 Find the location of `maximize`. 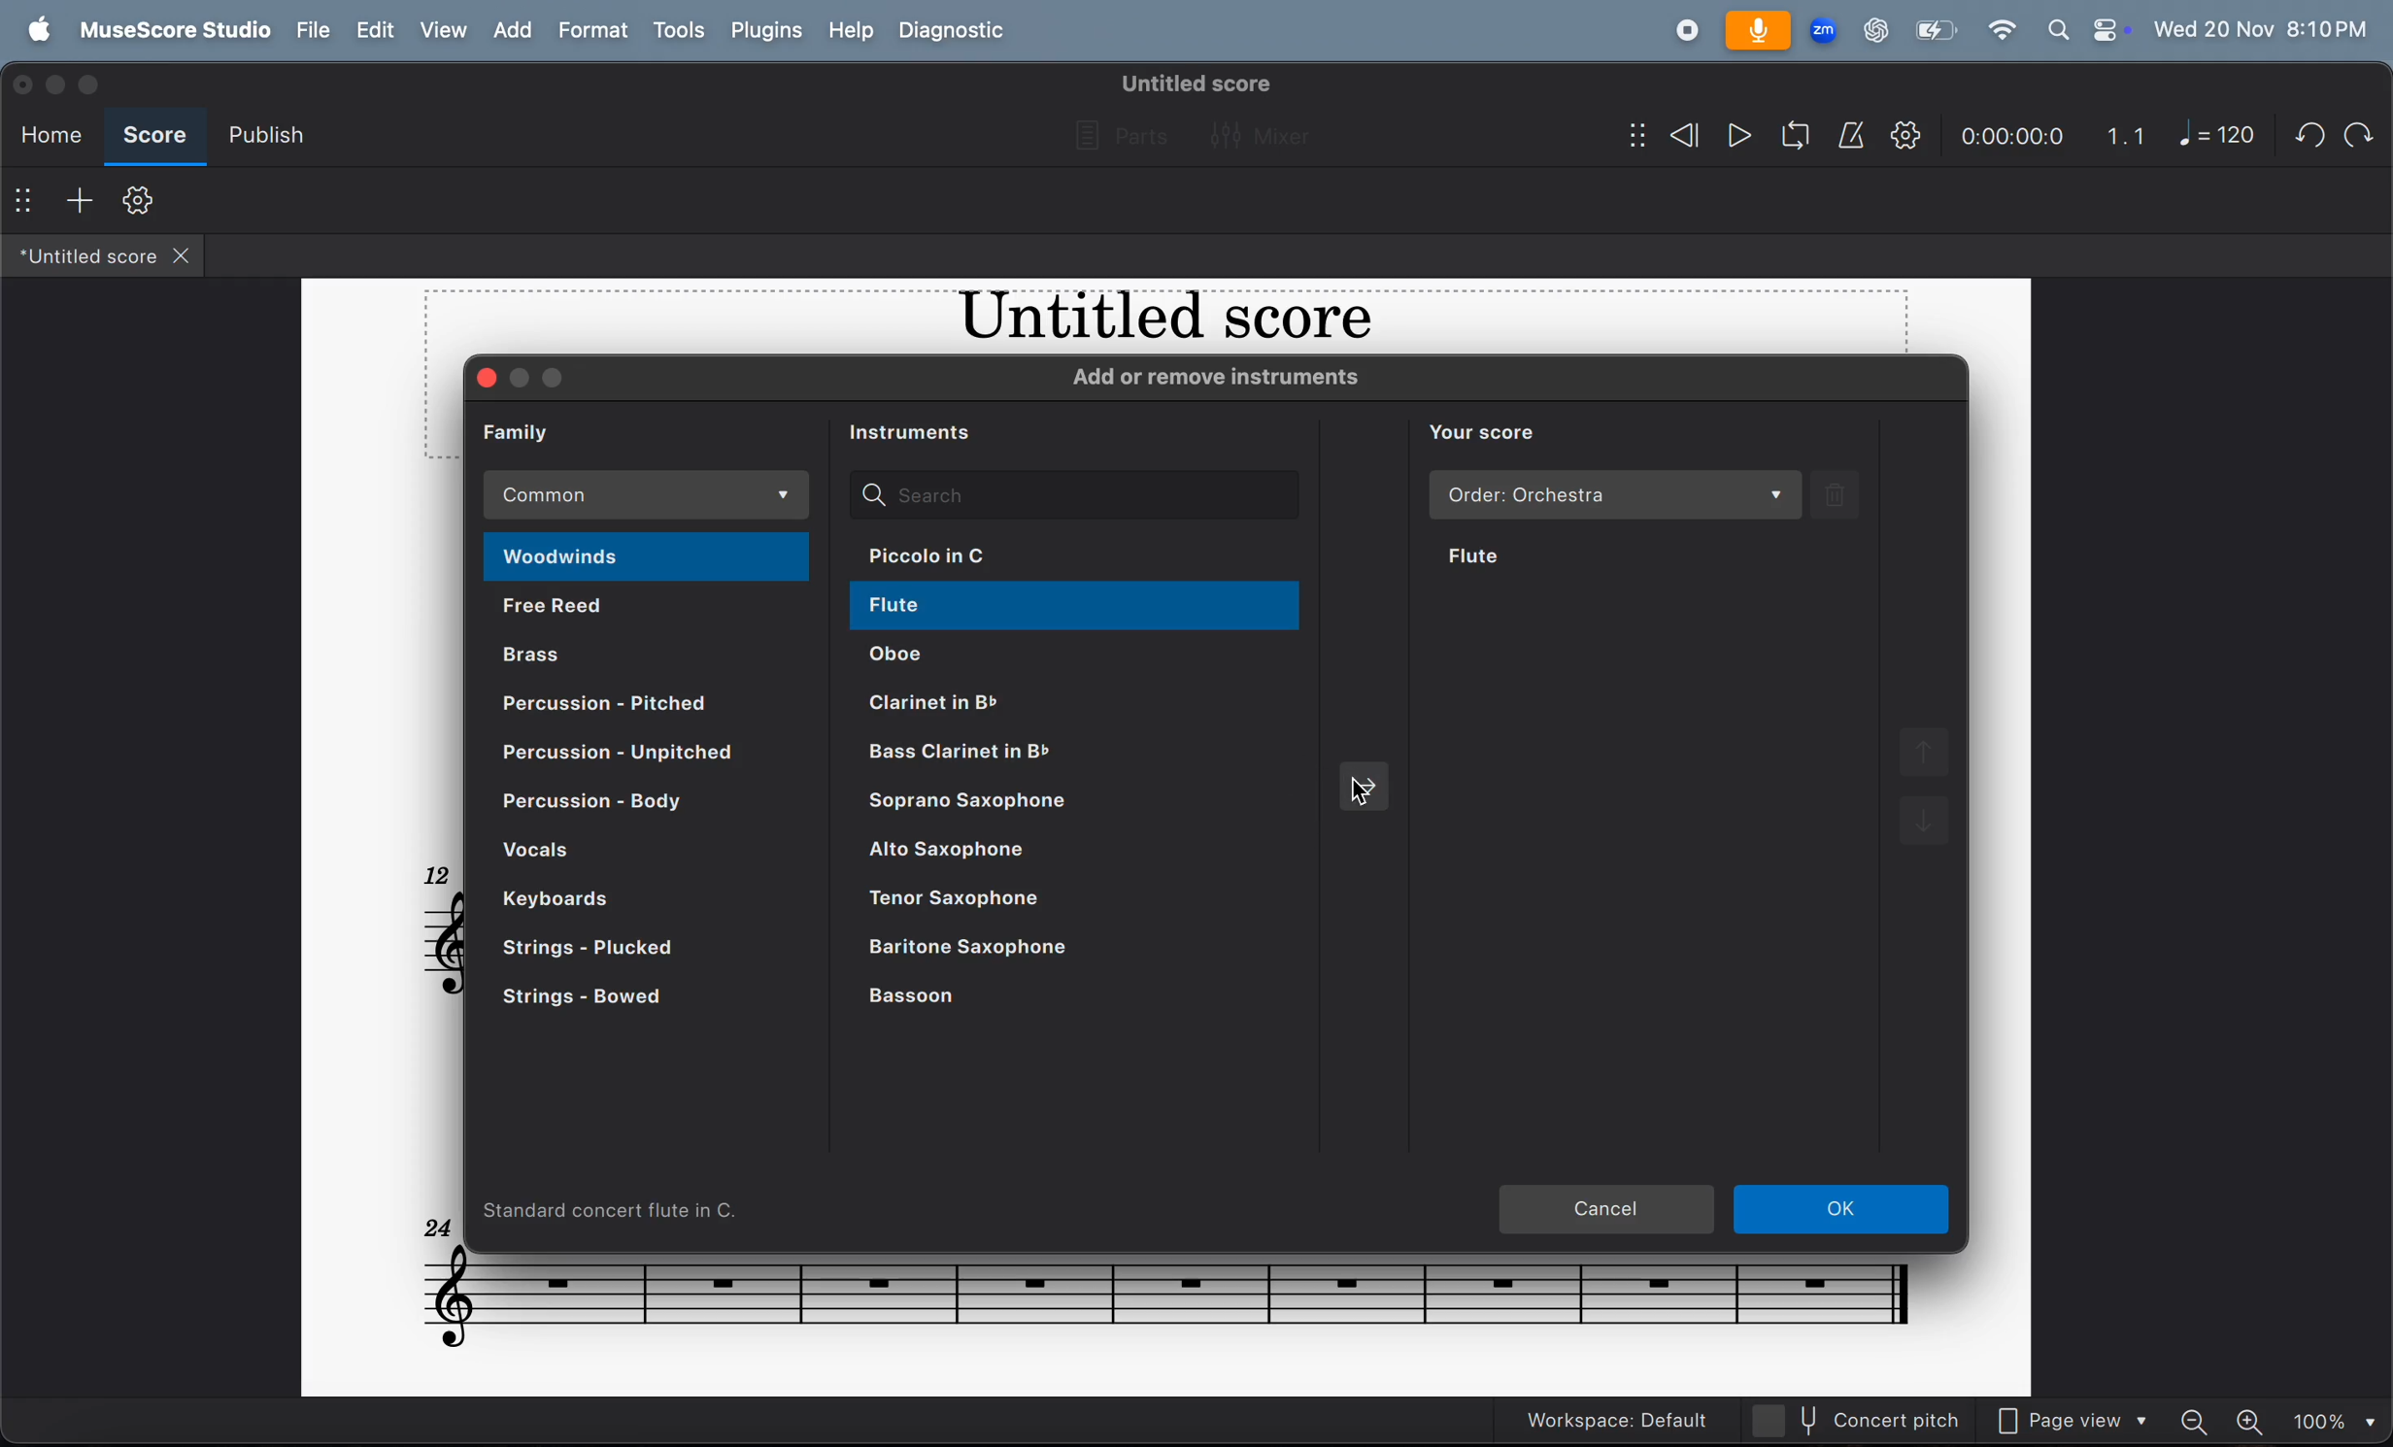

maximize is located at coordinates (95, 84).